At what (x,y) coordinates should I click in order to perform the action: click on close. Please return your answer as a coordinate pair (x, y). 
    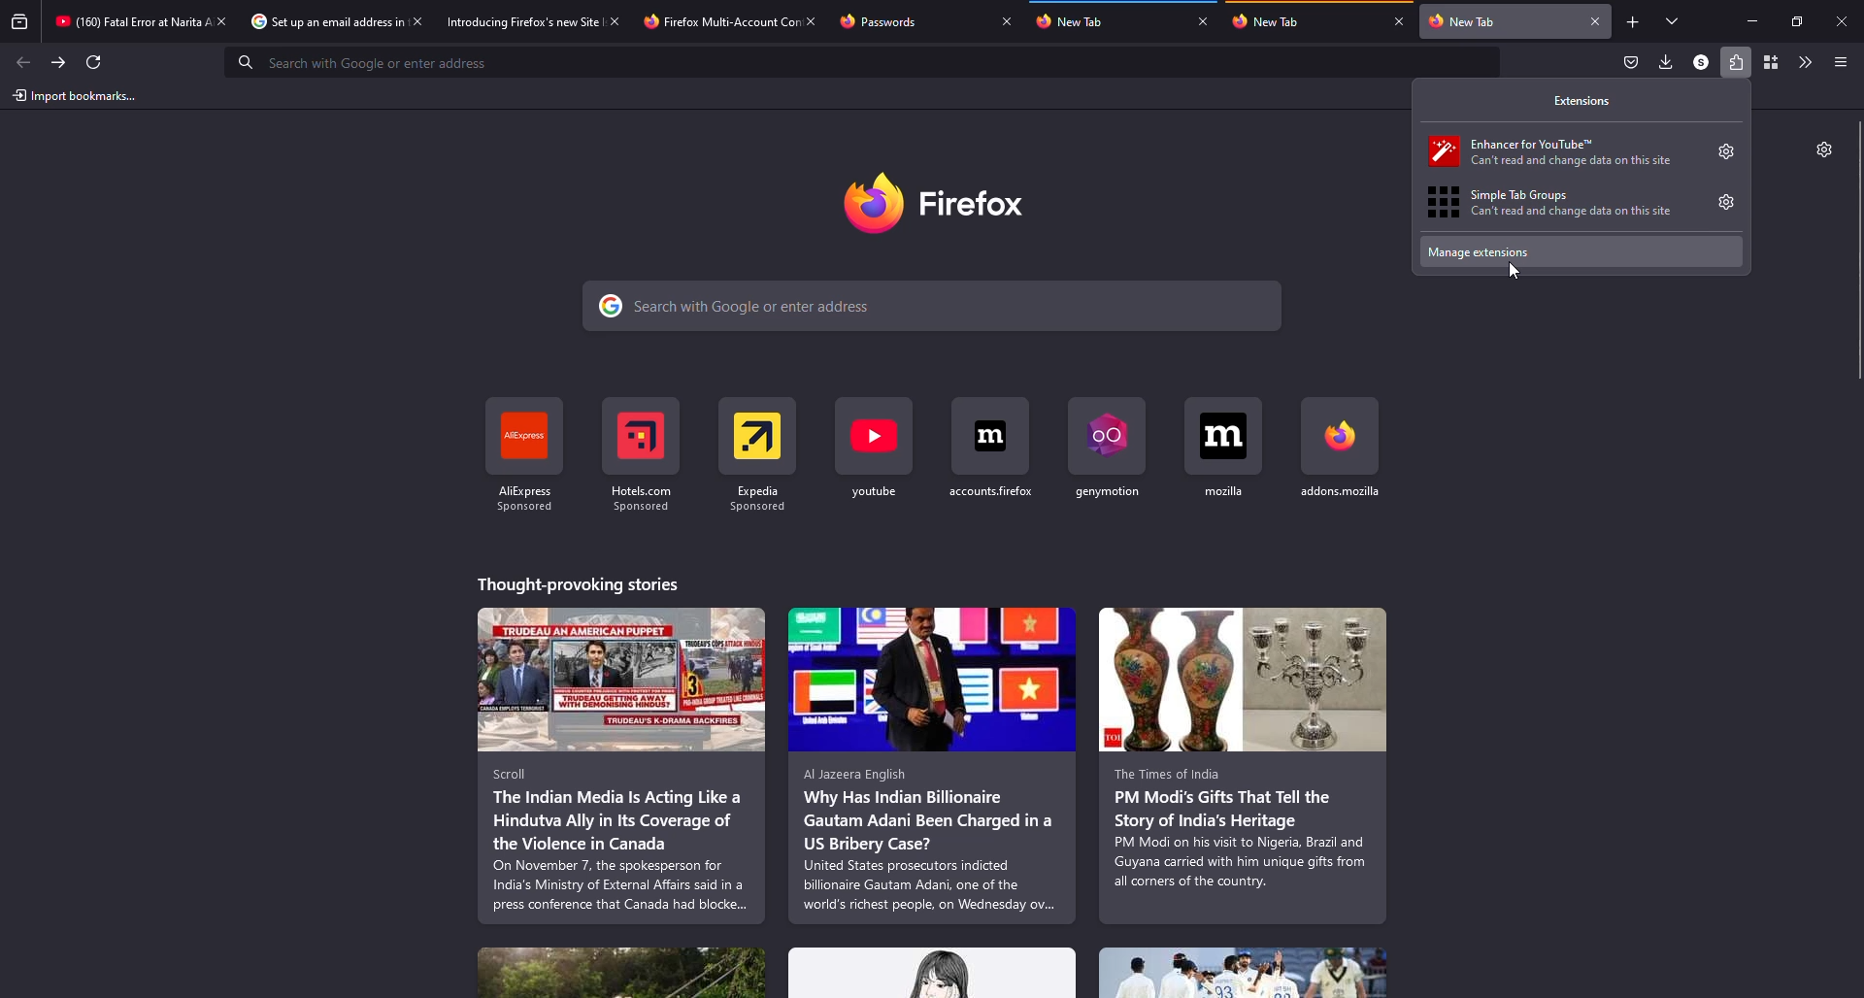
    Looking at the image, I should click on (812, 20).